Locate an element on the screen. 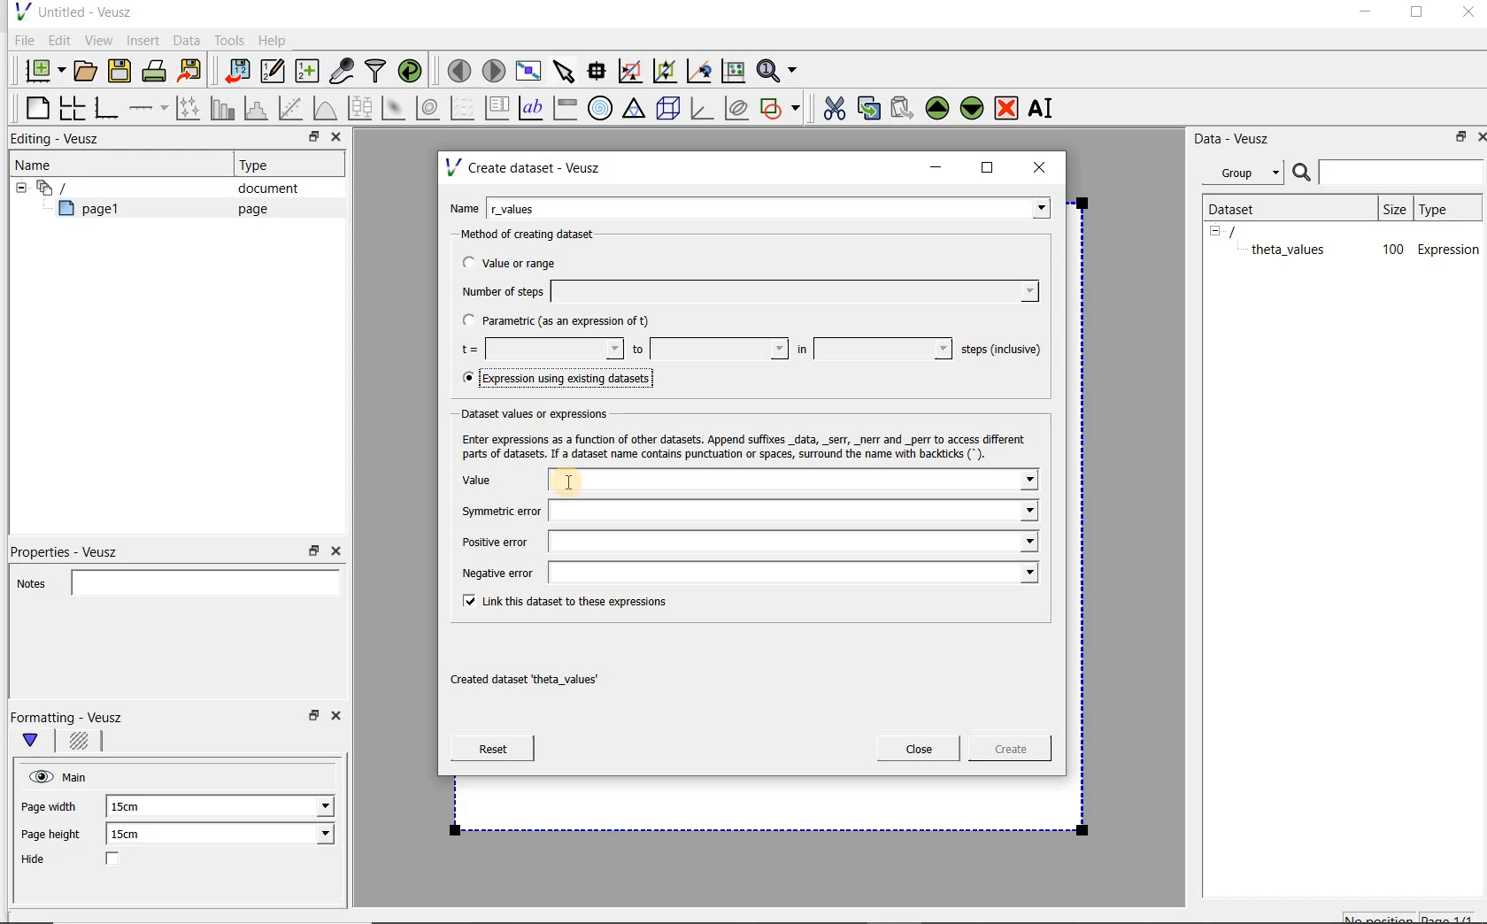 This screenshot has height=924, width=1487. Page width is located at coordinates (50, 804).